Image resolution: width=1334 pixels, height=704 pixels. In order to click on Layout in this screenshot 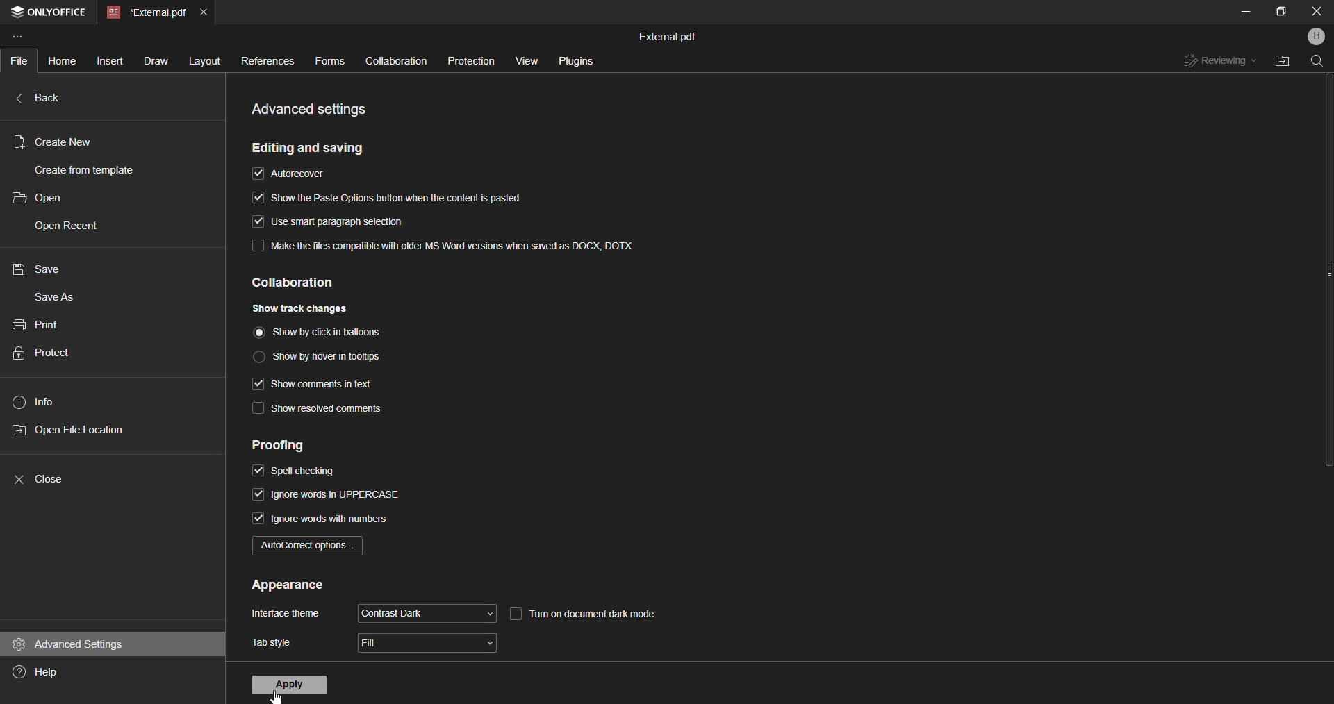, I will do `click(201, 60)`.